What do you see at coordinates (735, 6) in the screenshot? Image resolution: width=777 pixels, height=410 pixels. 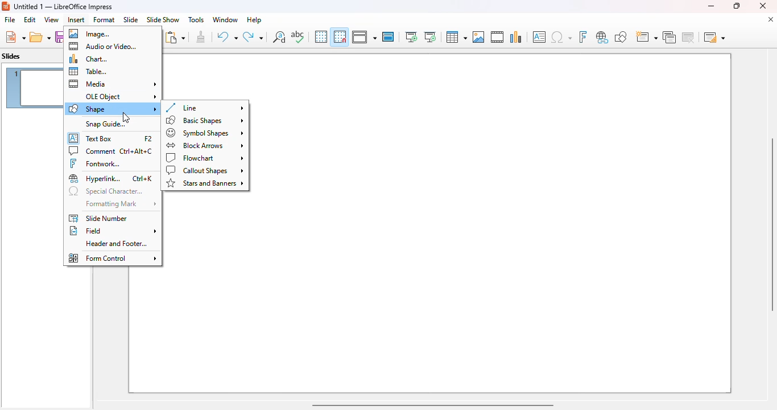 I see `maximize` at bounding box center [735, 6].